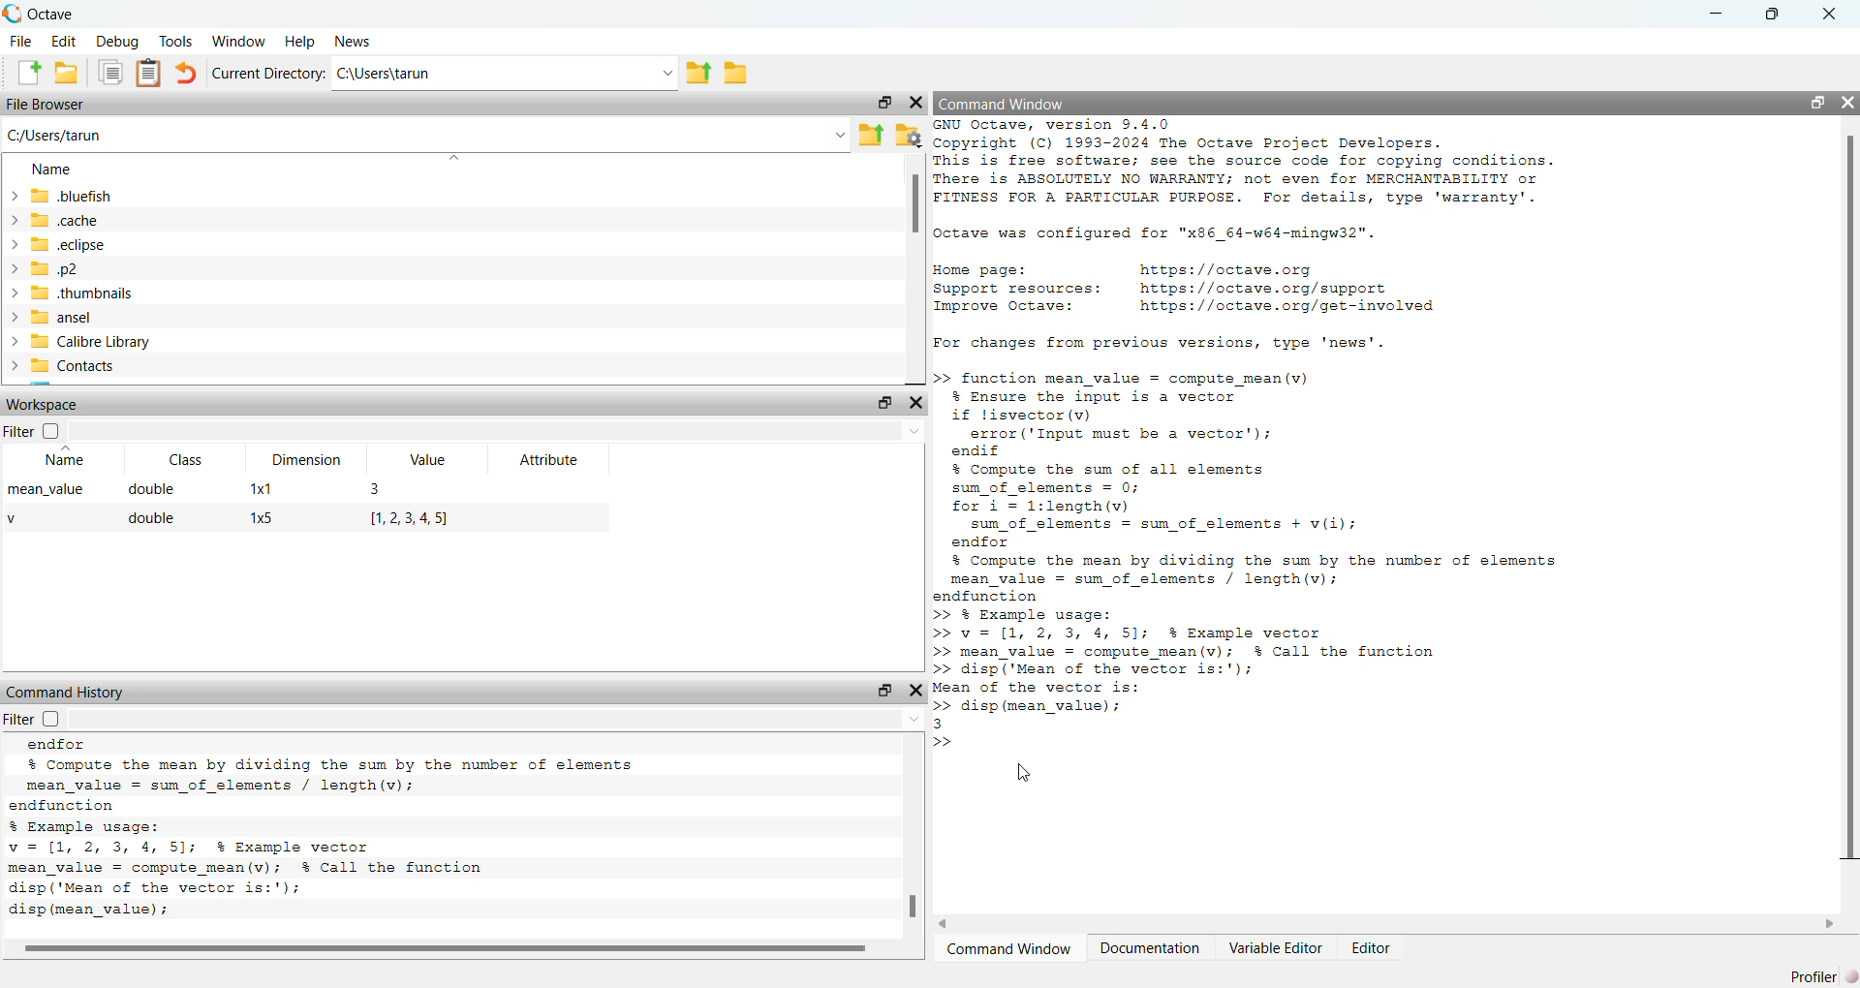 The height and width of the screenshot is (988, 1860). I want to click on scroll bar, so click(915, 908).